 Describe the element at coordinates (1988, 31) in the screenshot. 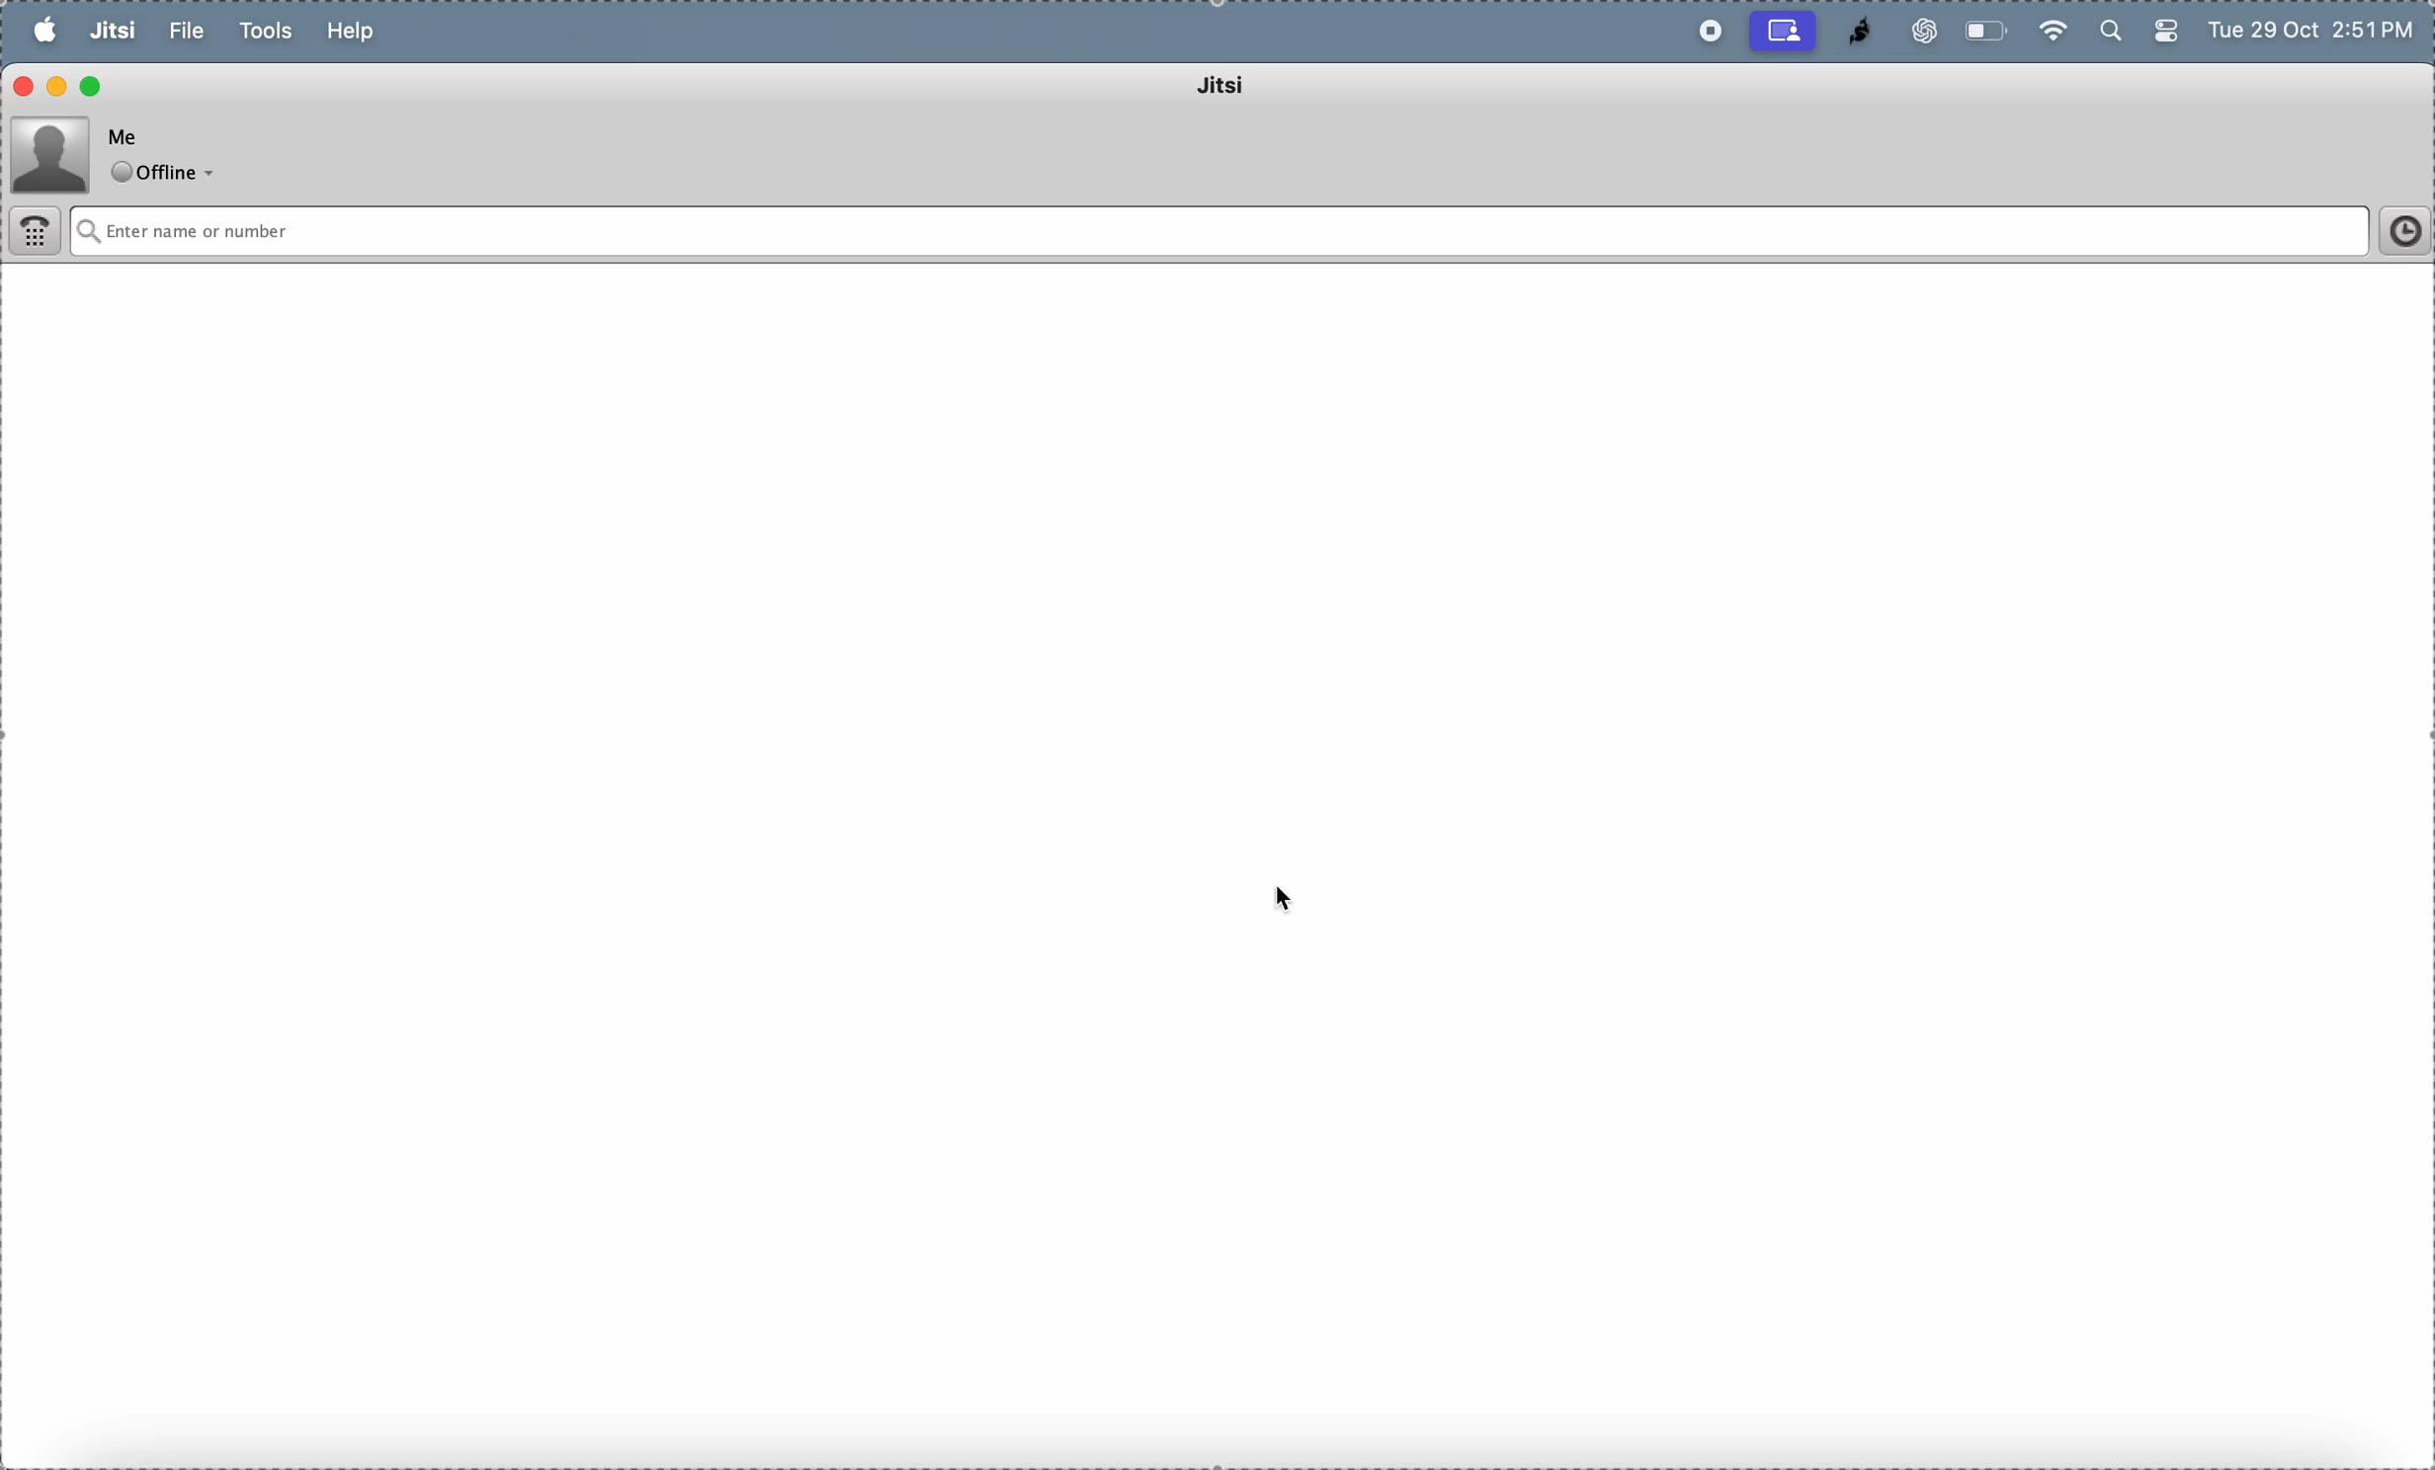

I see `battery` at that location.